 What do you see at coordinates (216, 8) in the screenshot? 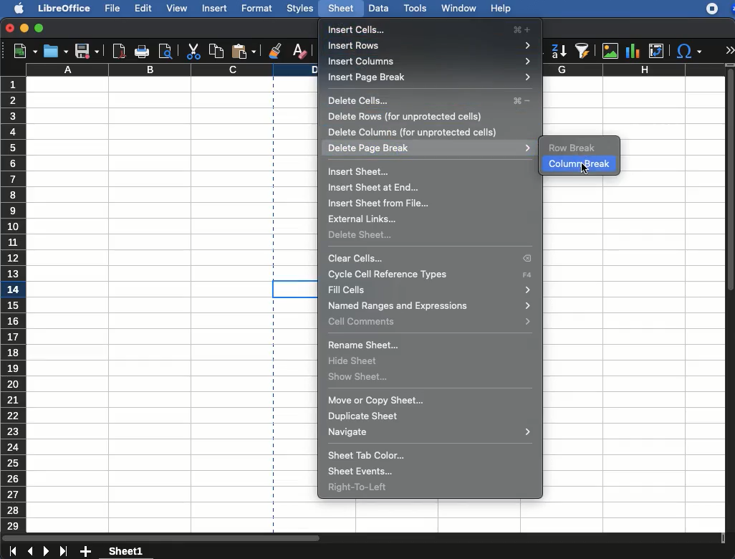
I see `insert` at bounding box center [216, 8].